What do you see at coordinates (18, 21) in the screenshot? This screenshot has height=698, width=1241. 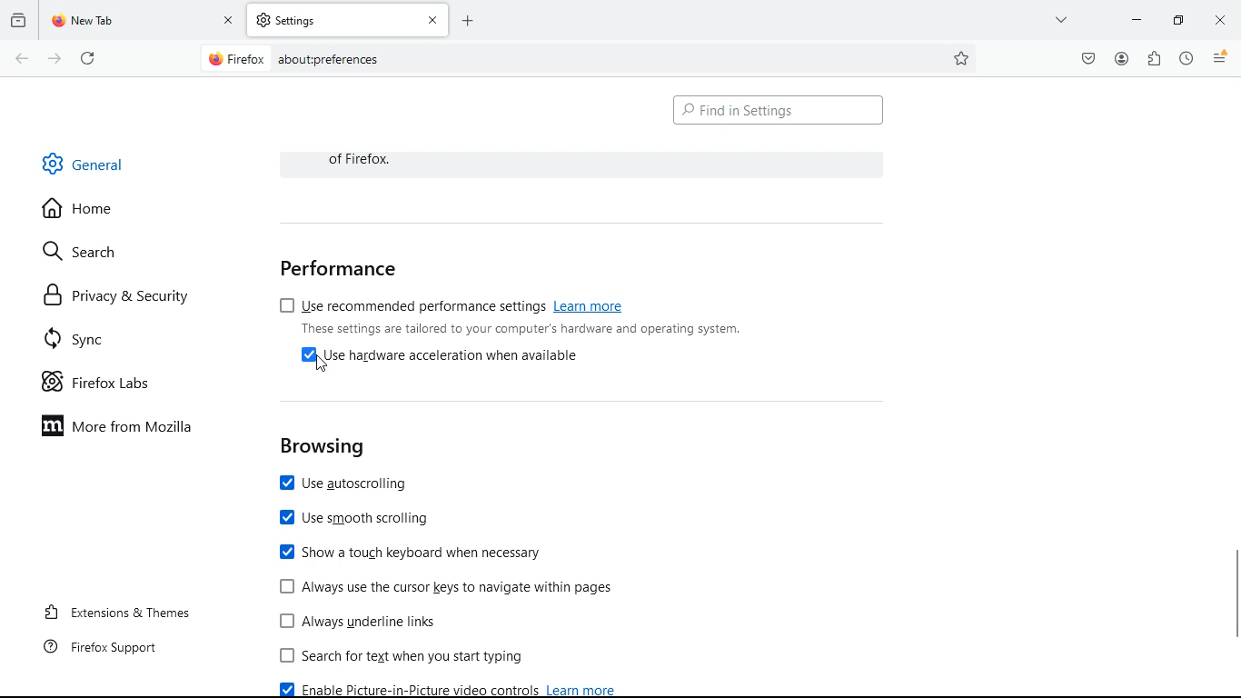 I see `history` at bounding box center [18, 21].